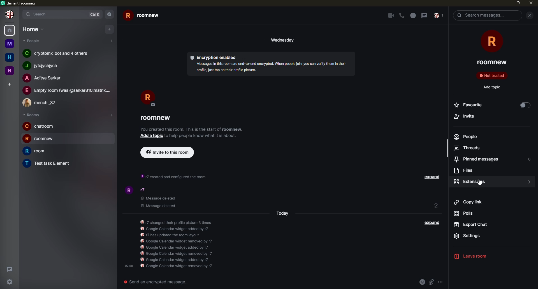  What do you see at coordinates (19, 3) in the screenshot?
I see `element` at bounding box center [19, 3].